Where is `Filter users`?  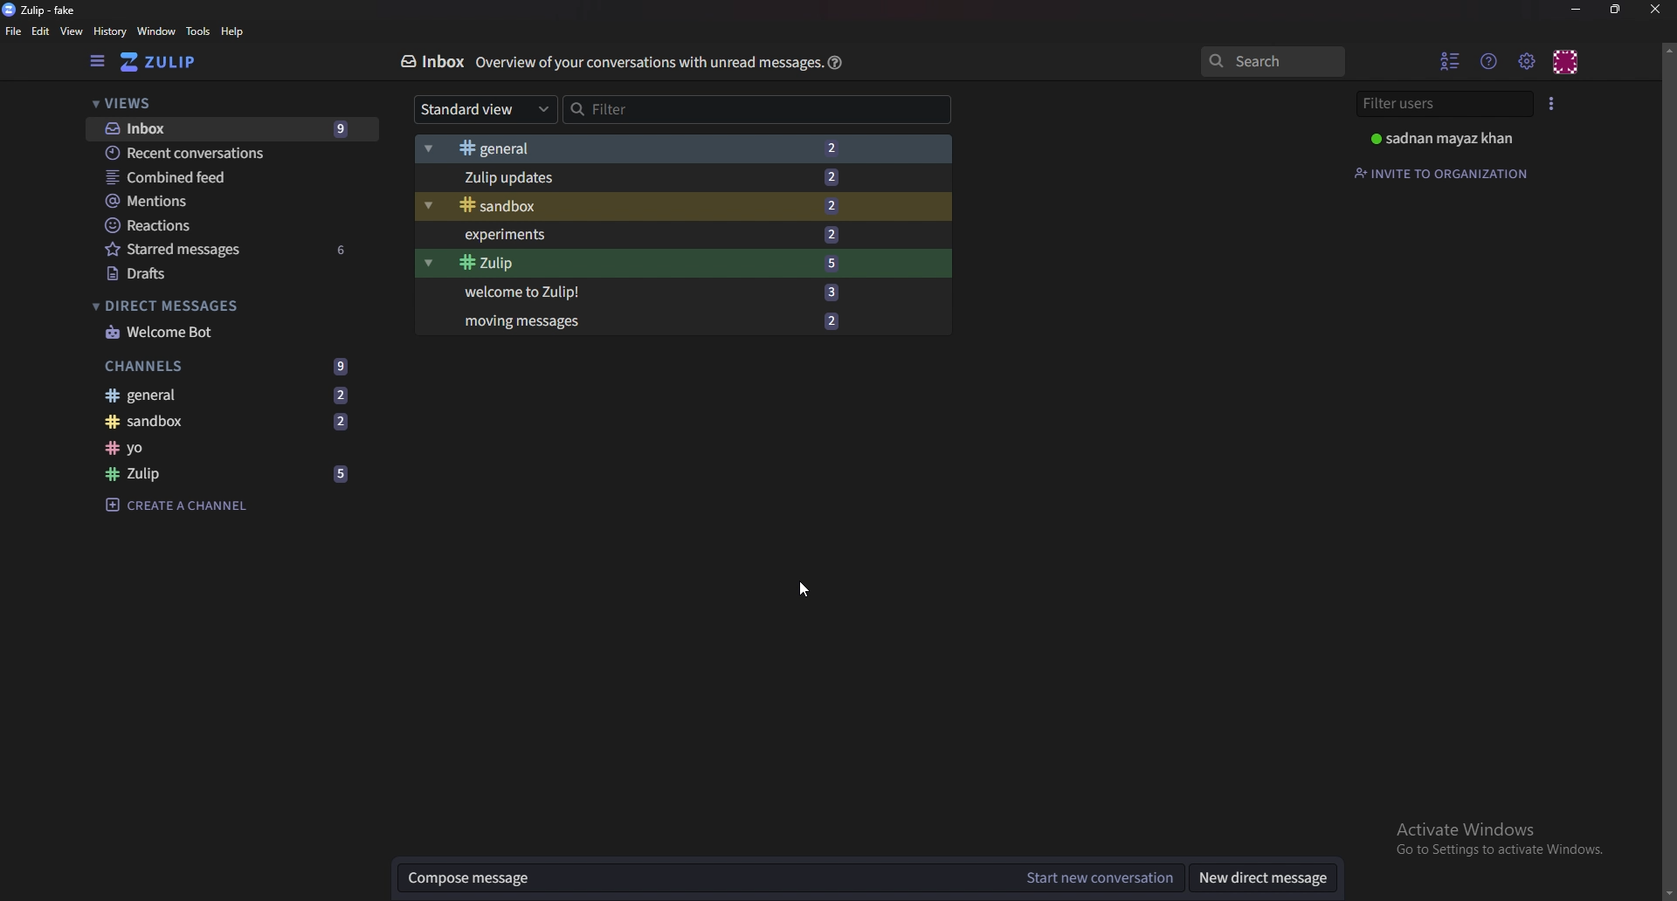 Filter users is located at coordinates (1437, 104).